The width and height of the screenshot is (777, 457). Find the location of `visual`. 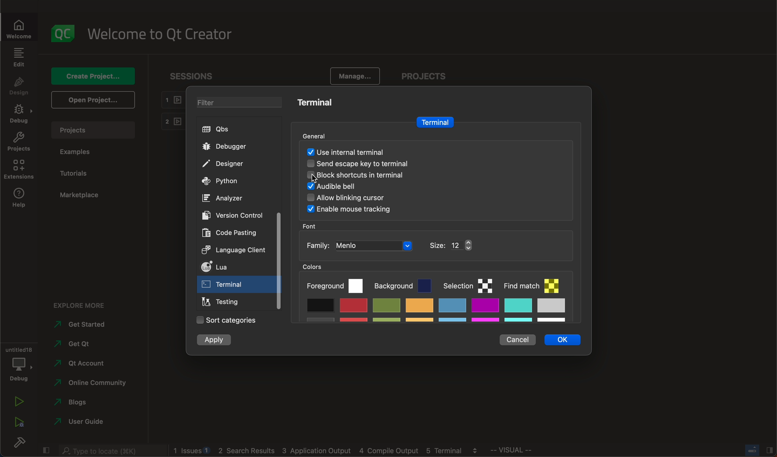

visual is located at coordinates (533, 452).